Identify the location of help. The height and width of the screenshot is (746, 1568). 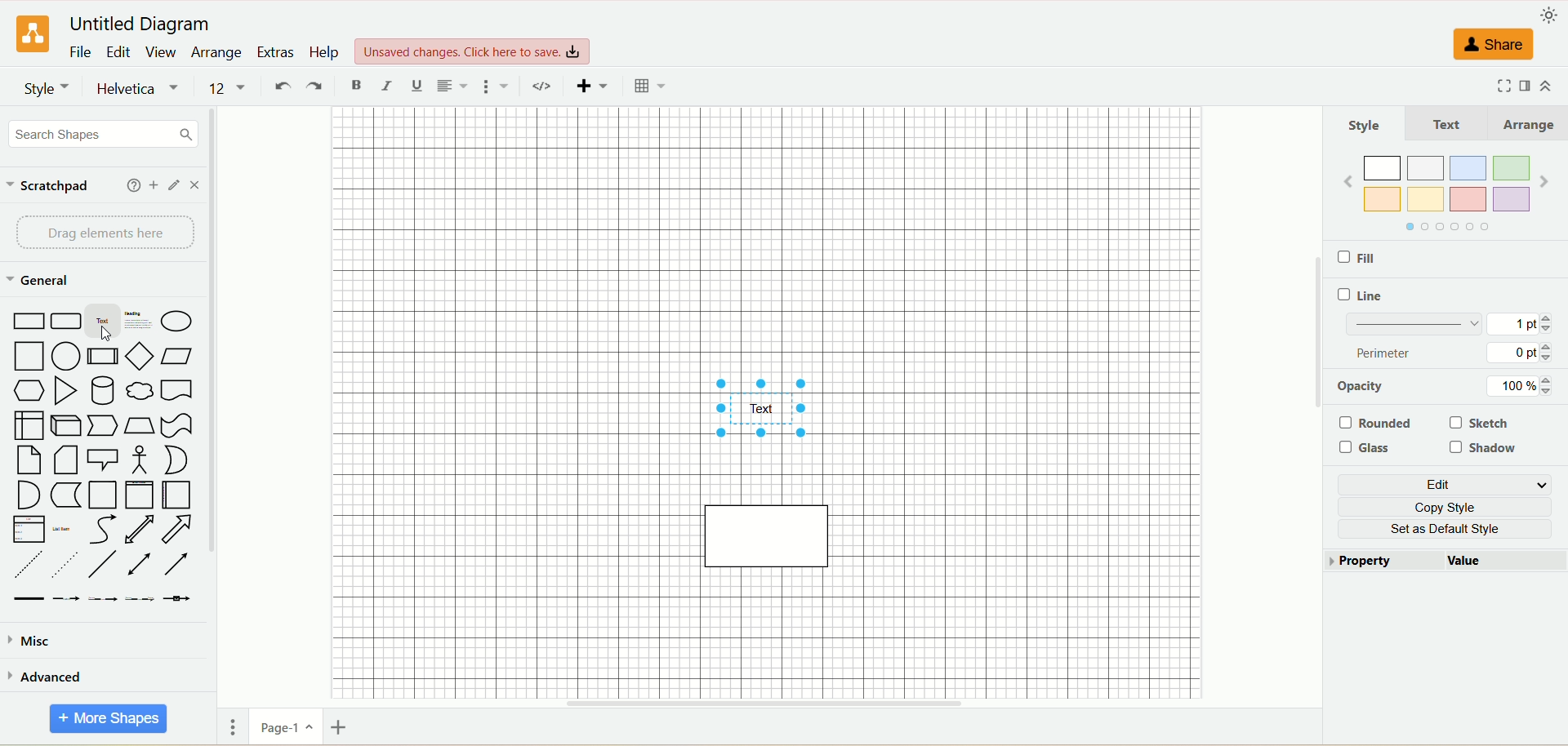
(323, 52).